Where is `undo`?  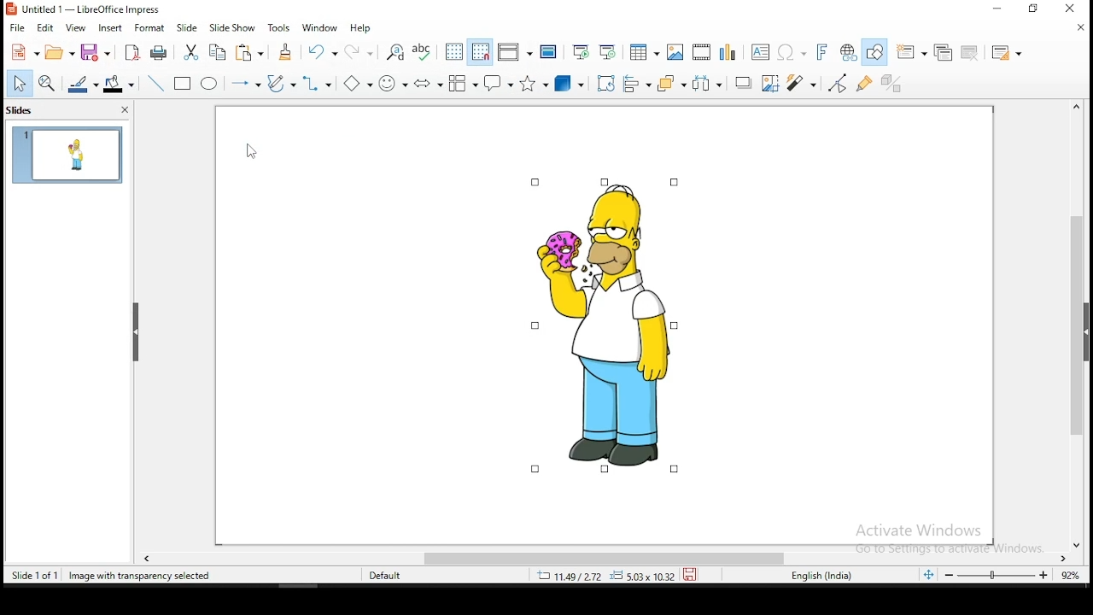 undo is located at coordinates (324, 51).